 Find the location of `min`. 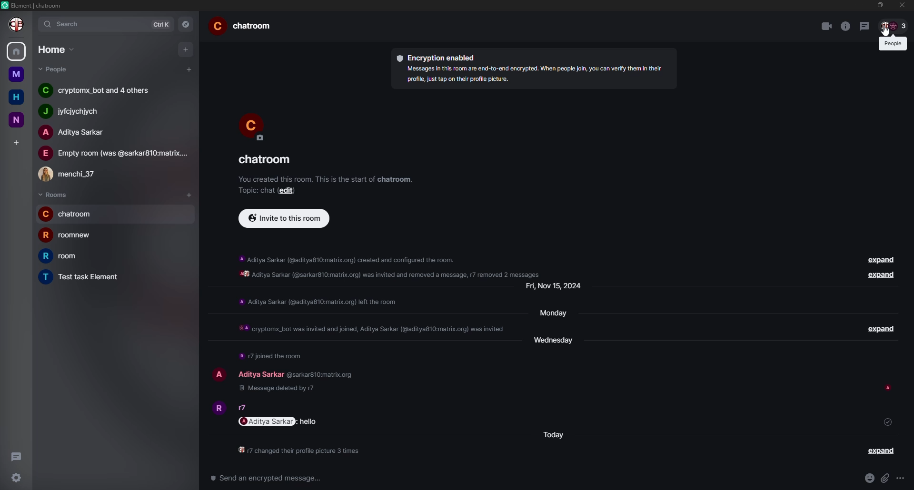

min is located at coordinates (857, 5).